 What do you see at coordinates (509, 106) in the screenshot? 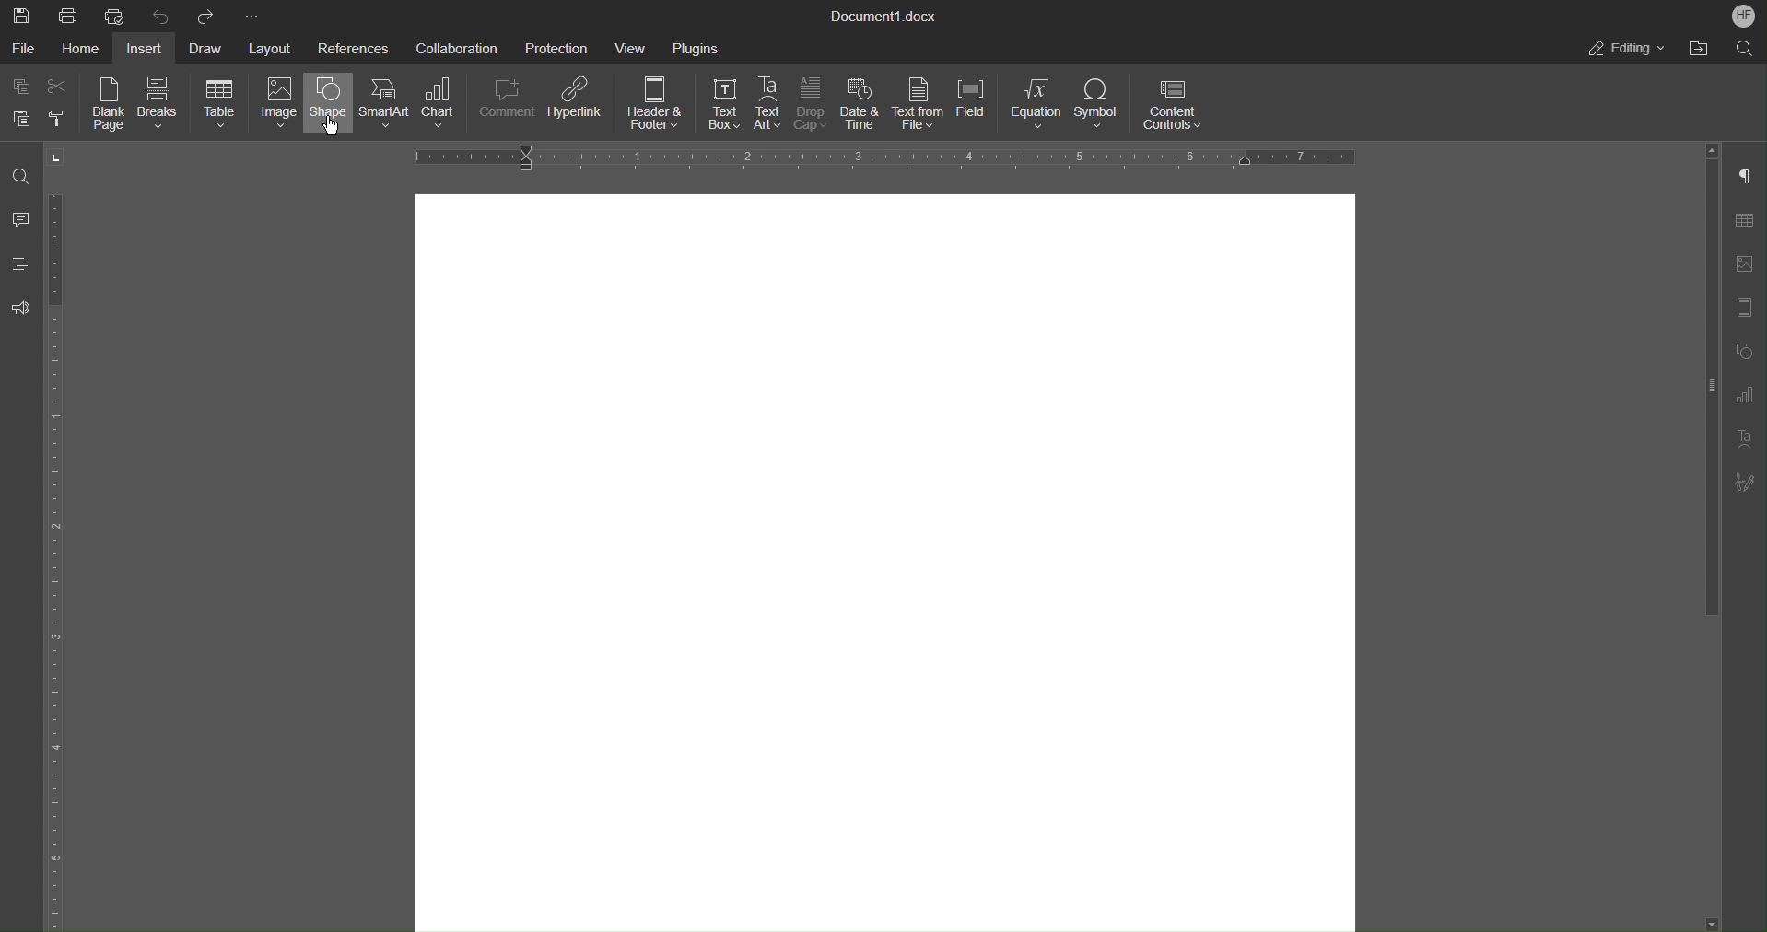
I see `Comment` at bounding box center [509, 106].